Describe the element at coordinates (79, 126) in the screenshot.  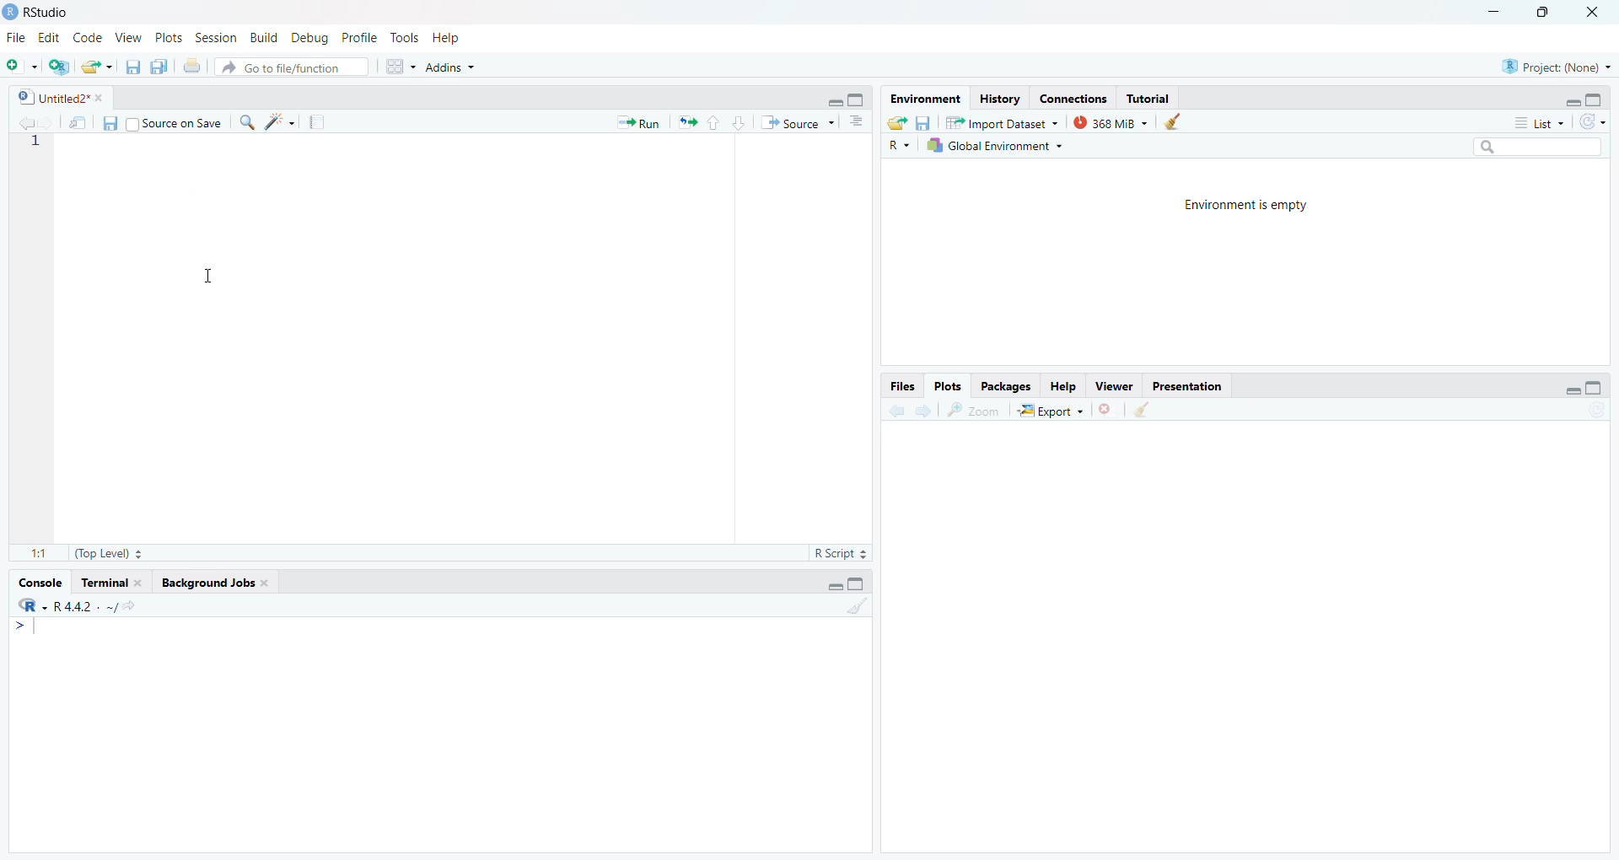
I see `move` at that location.